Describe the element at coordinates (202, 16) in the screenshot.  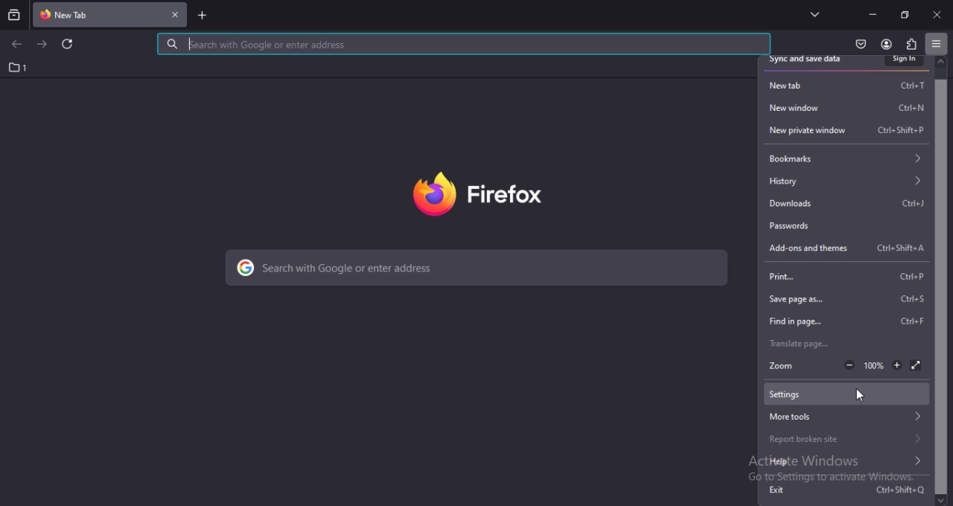
I see `new tab` at that location.